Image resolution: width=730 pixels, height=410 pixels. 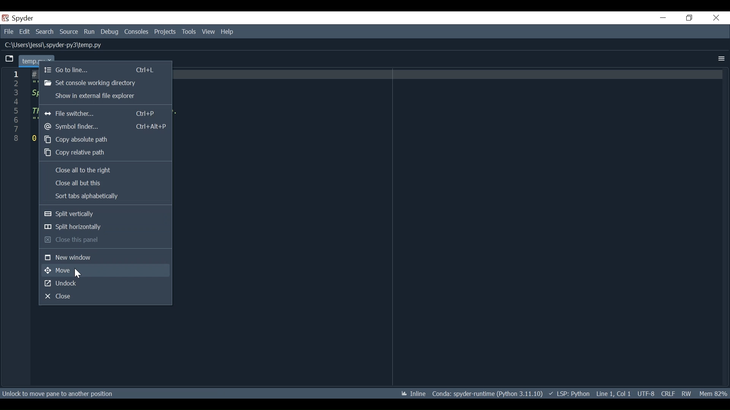 What do you see at coordinates (69, 32) in the screenshot?
I see `Source` at bounding box center [69, 32].